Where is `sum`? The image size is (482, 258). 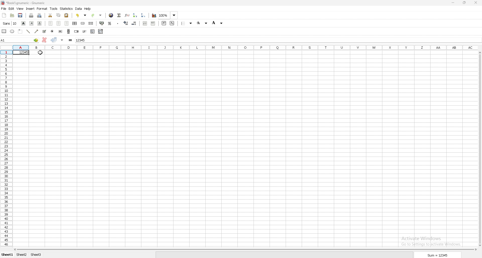
sum is located at coordinates (437, 255).